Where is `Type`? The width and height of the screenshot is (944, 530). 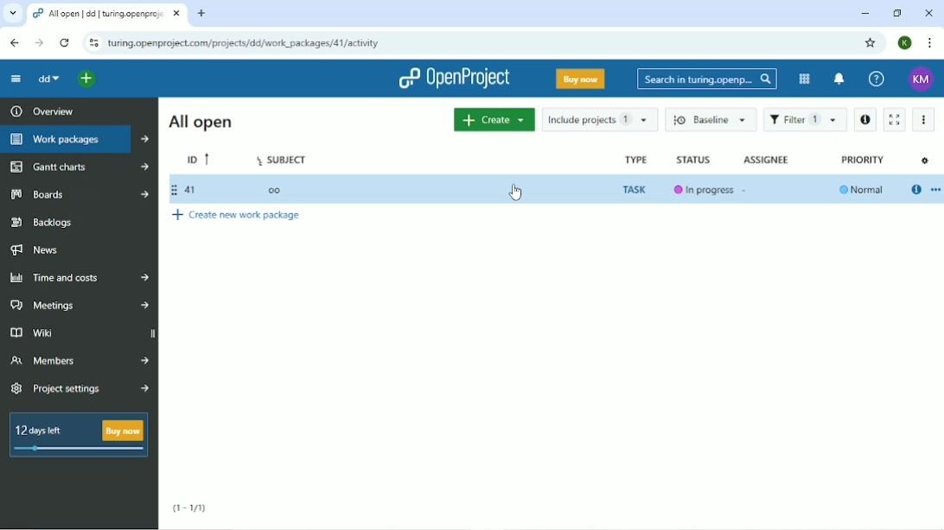
Type is located at coordinates (635, 159).